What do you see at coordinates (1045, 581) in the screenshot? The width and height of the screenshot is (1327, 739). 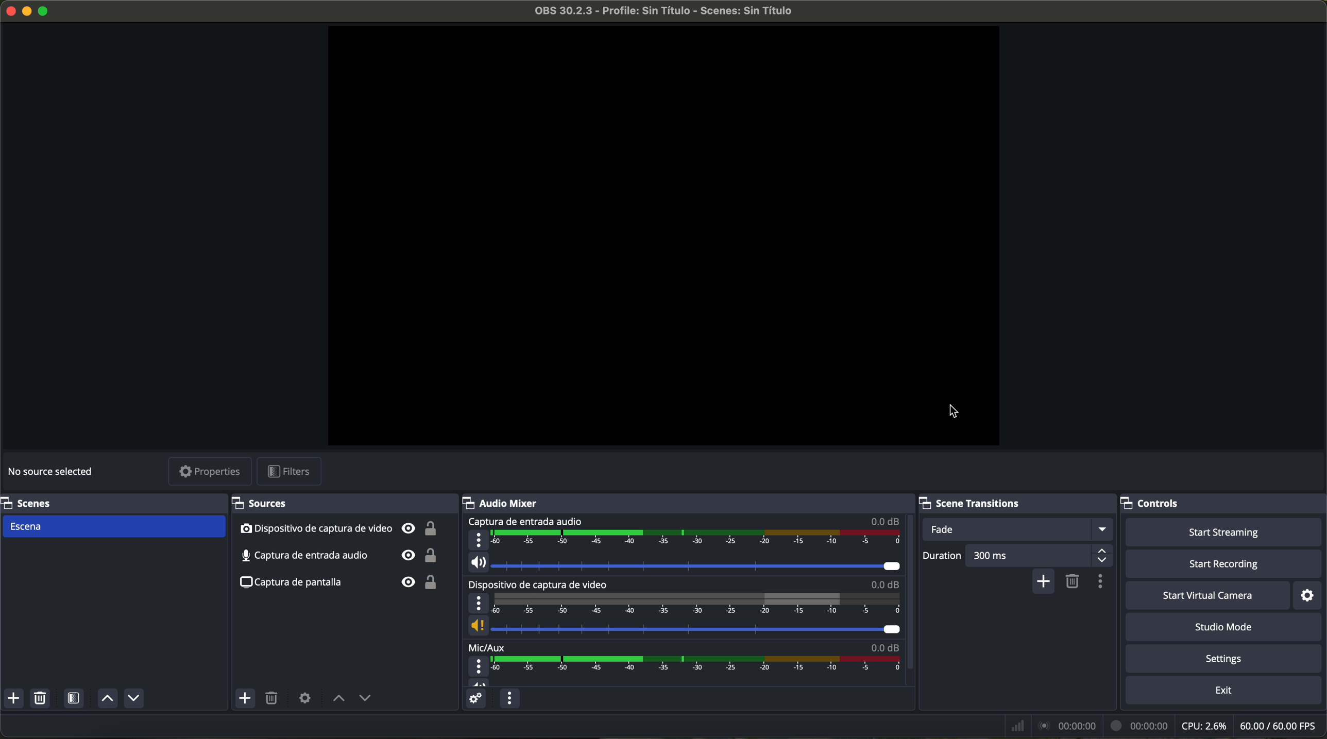 I see `add configurable transition` at bounding box center [1045, 581].